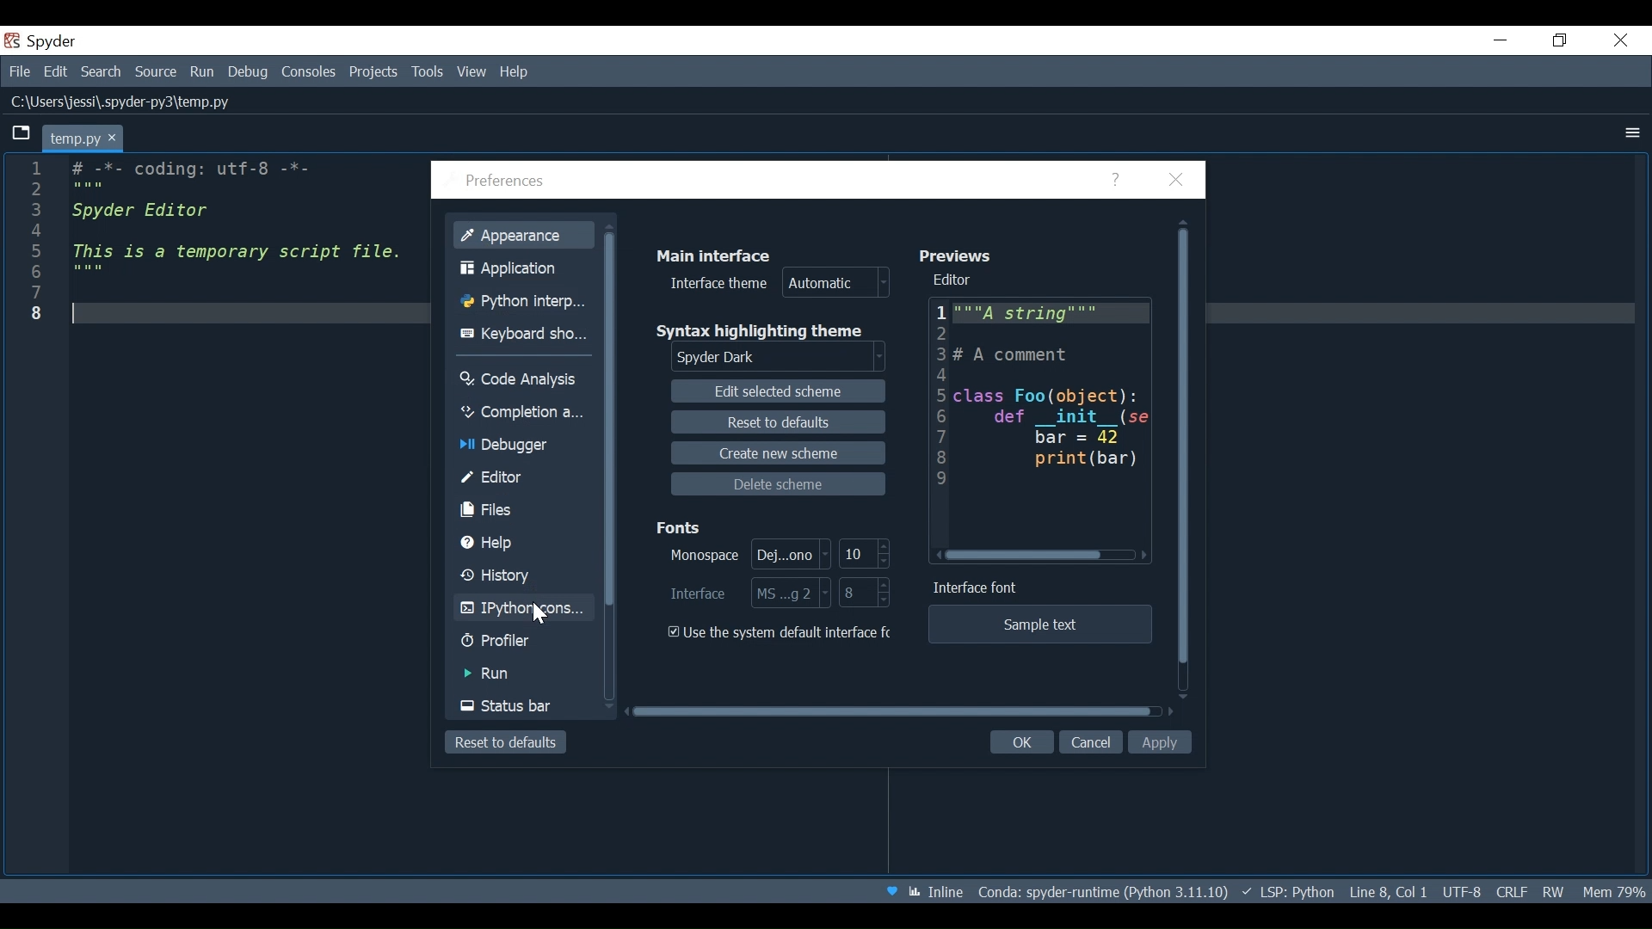 This screenshot has height=929, width=1652. What do you see at coordinates (1624, 42) in the screenshot?
I see `` at bounding box center [1624, 42].